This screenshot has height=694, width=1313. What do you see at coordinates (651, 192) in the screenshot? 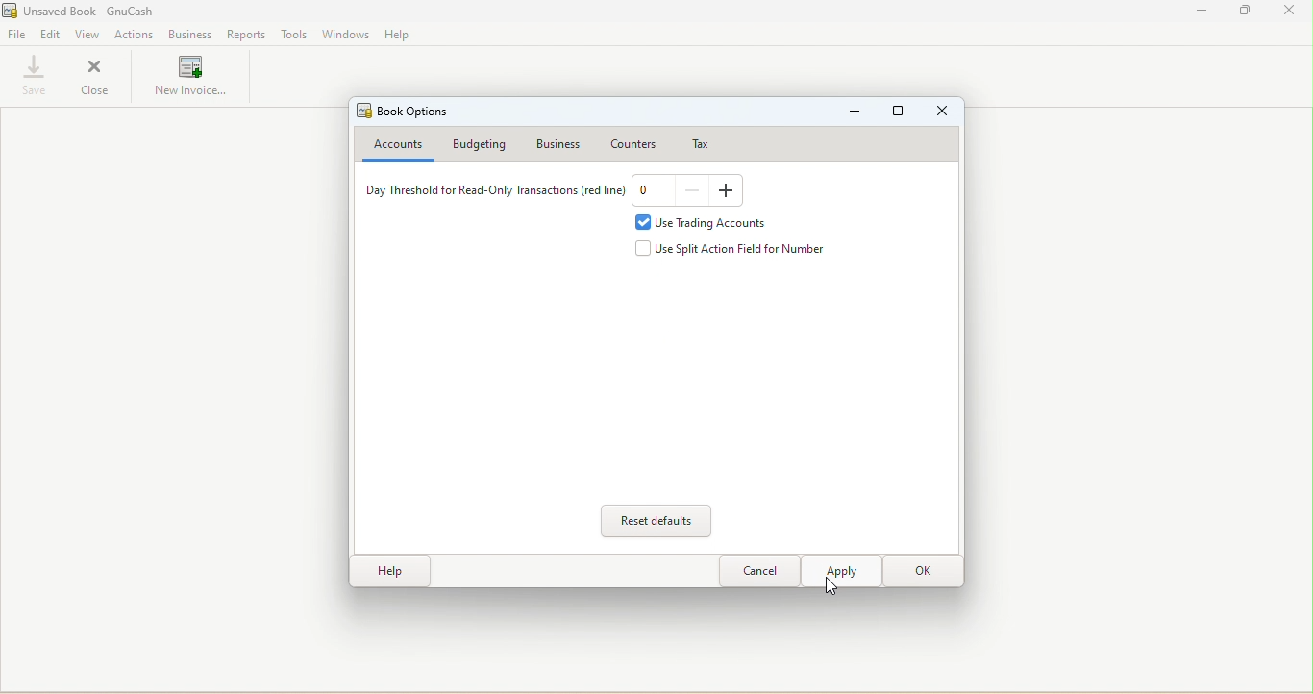
I see `Text box` at bounding box center [651, 192].